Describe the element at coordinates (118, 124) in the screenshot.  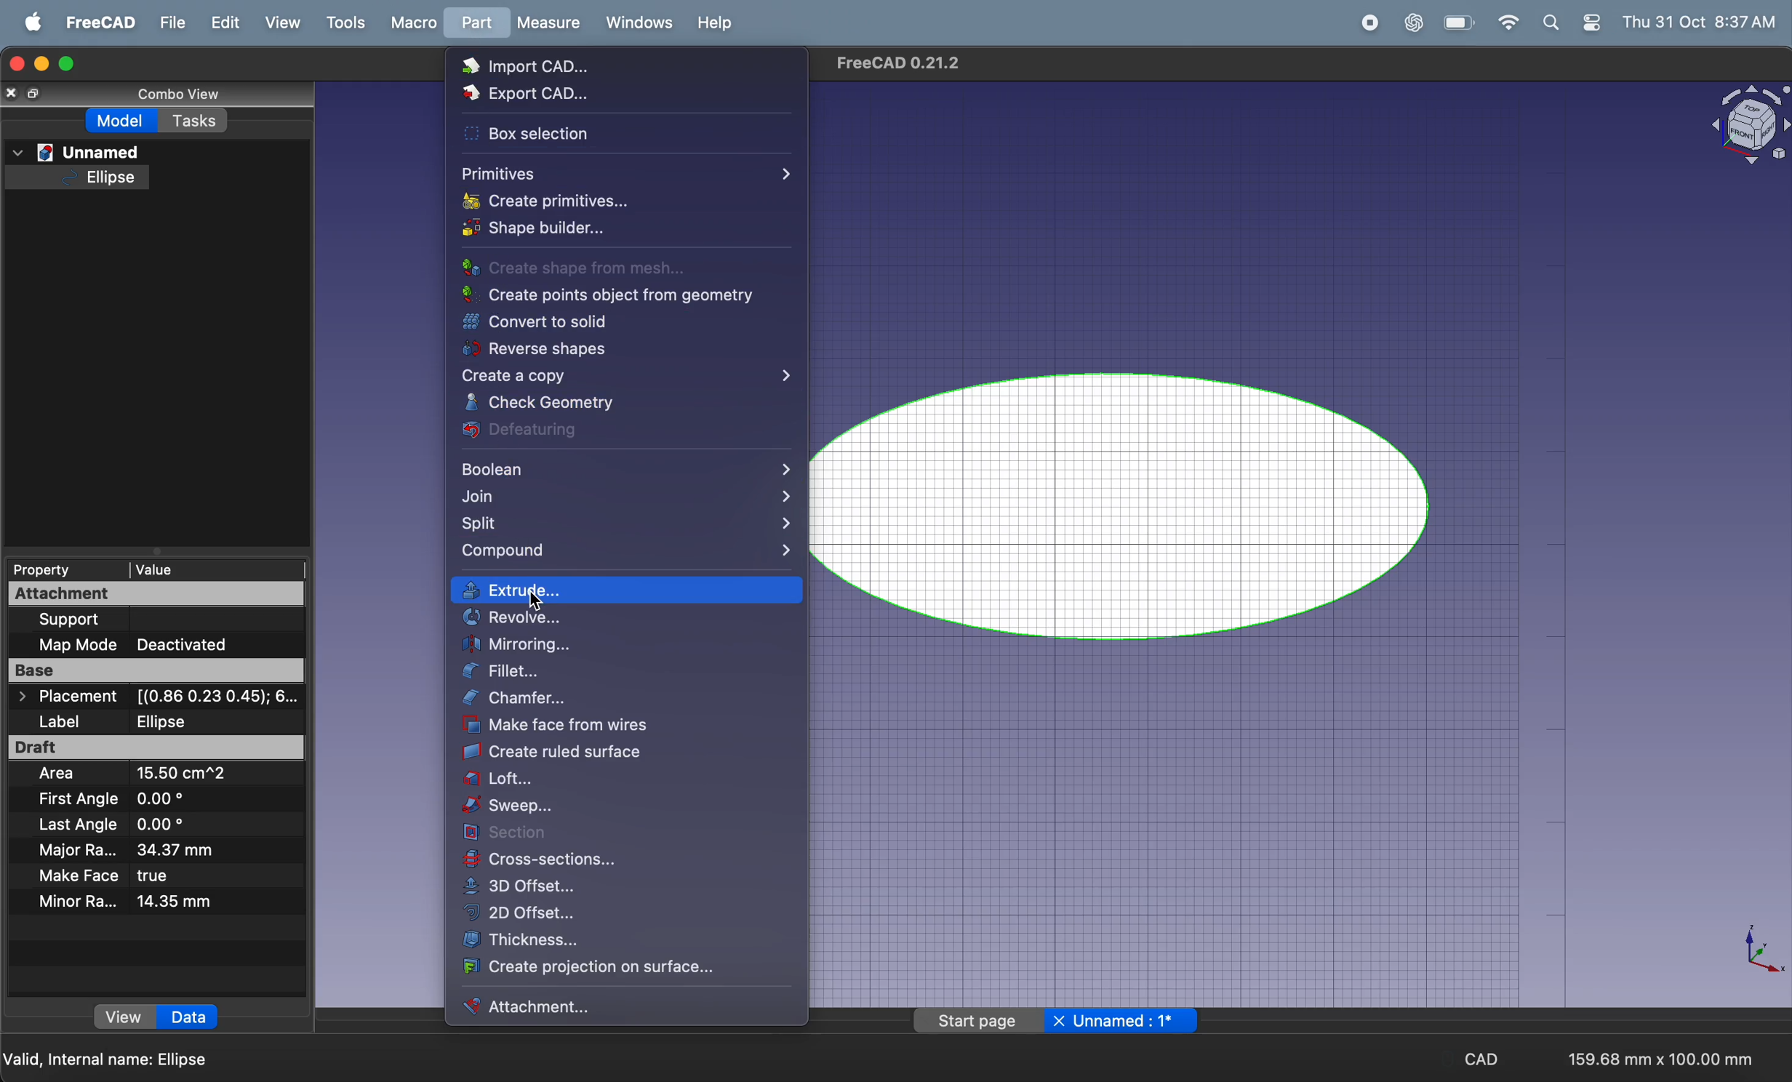
I see `model` at that location.